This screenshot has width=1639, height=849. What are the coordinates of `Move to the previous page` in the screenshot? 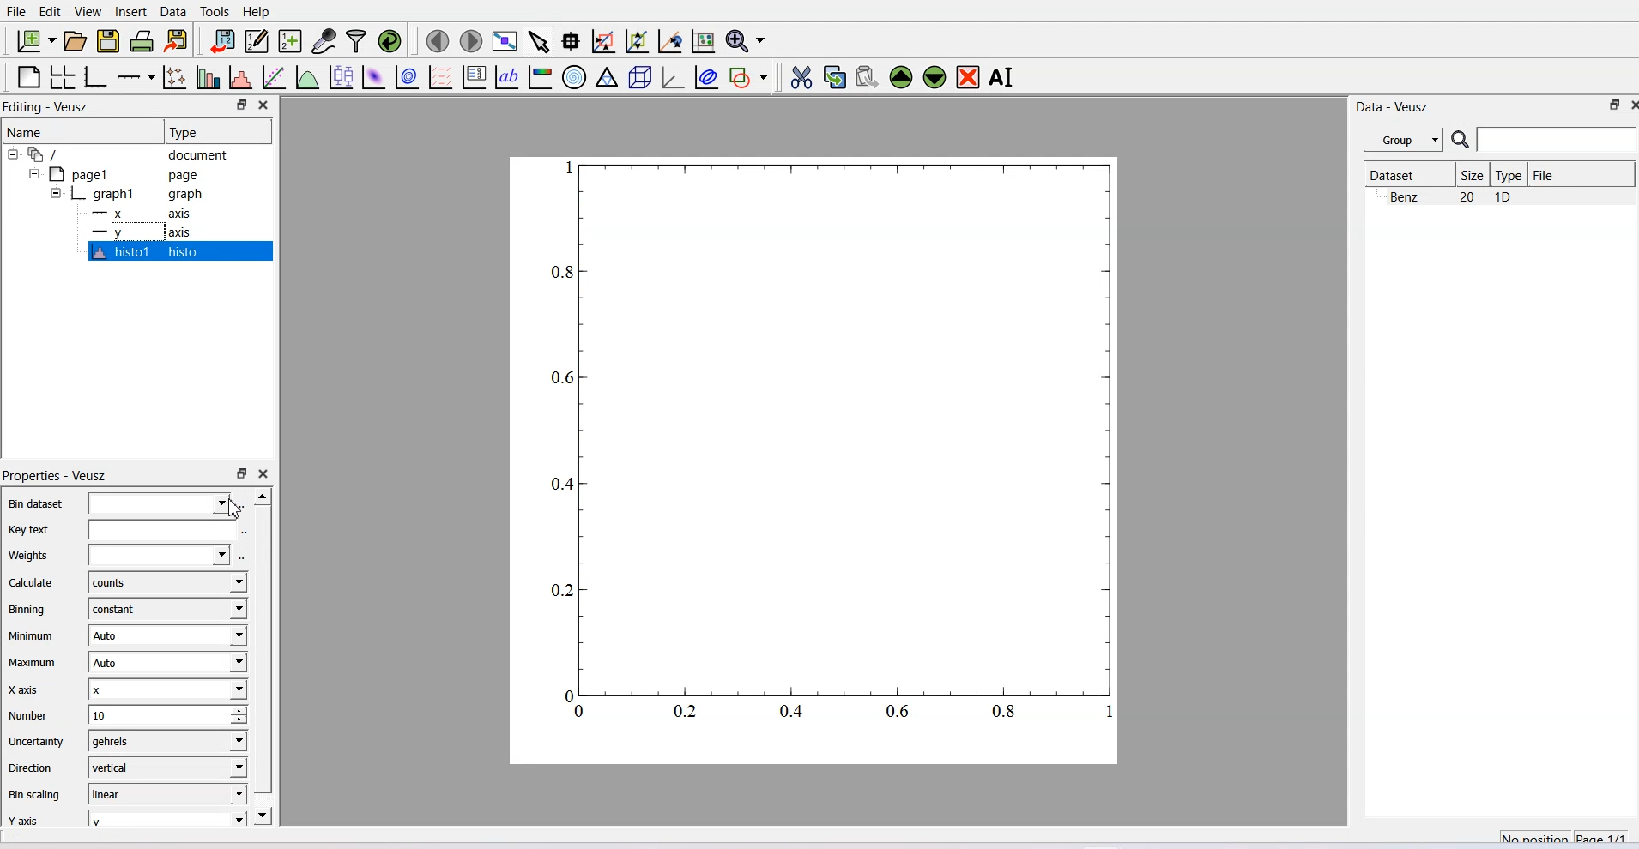 It's located at (437, 41).